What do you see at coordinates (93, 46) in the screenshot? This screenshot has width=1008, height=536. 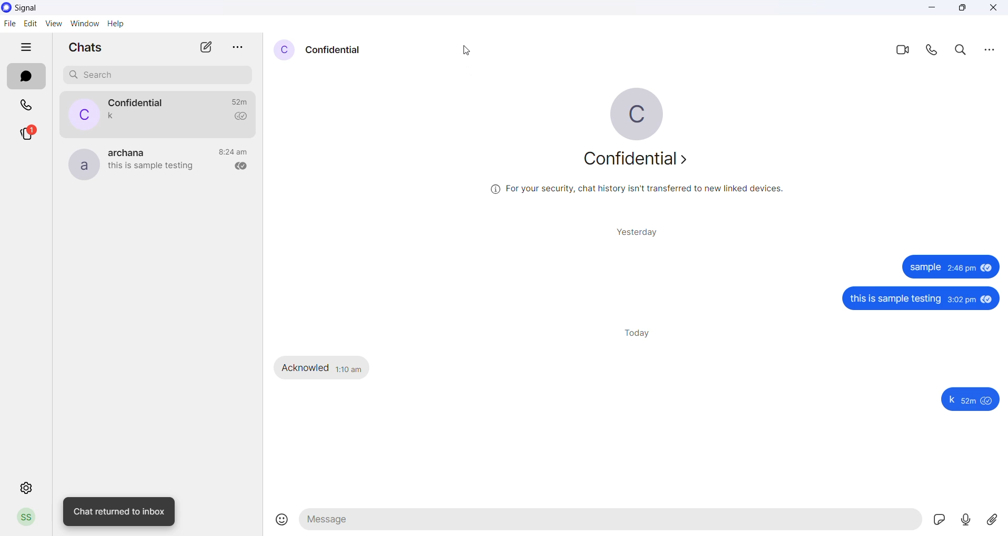 I see `chats heading` at bounding box center [93, 46].